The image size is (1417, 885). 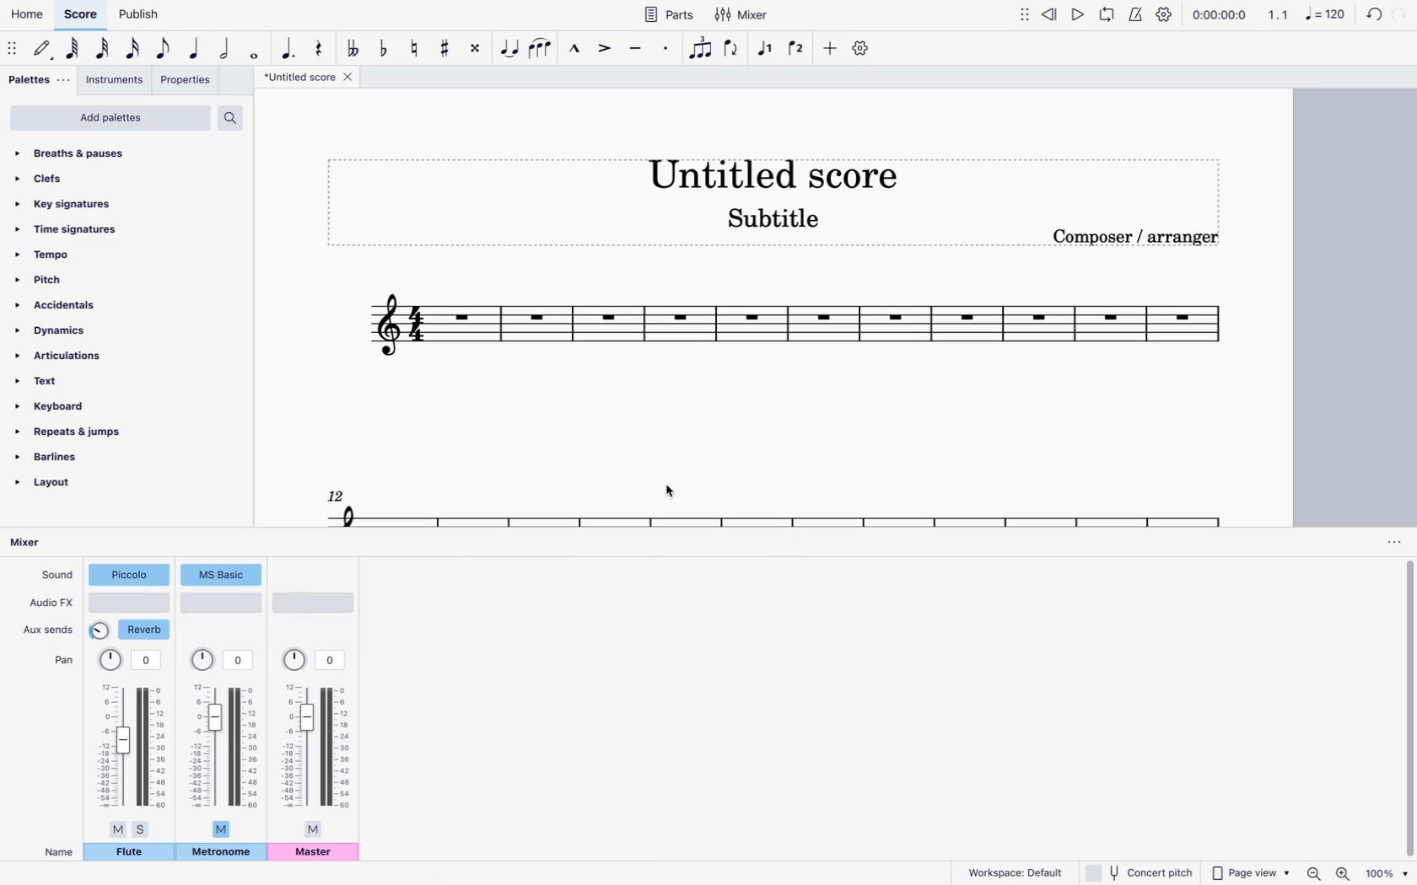 I want to click on aux sends, so click(x=50, y=626).